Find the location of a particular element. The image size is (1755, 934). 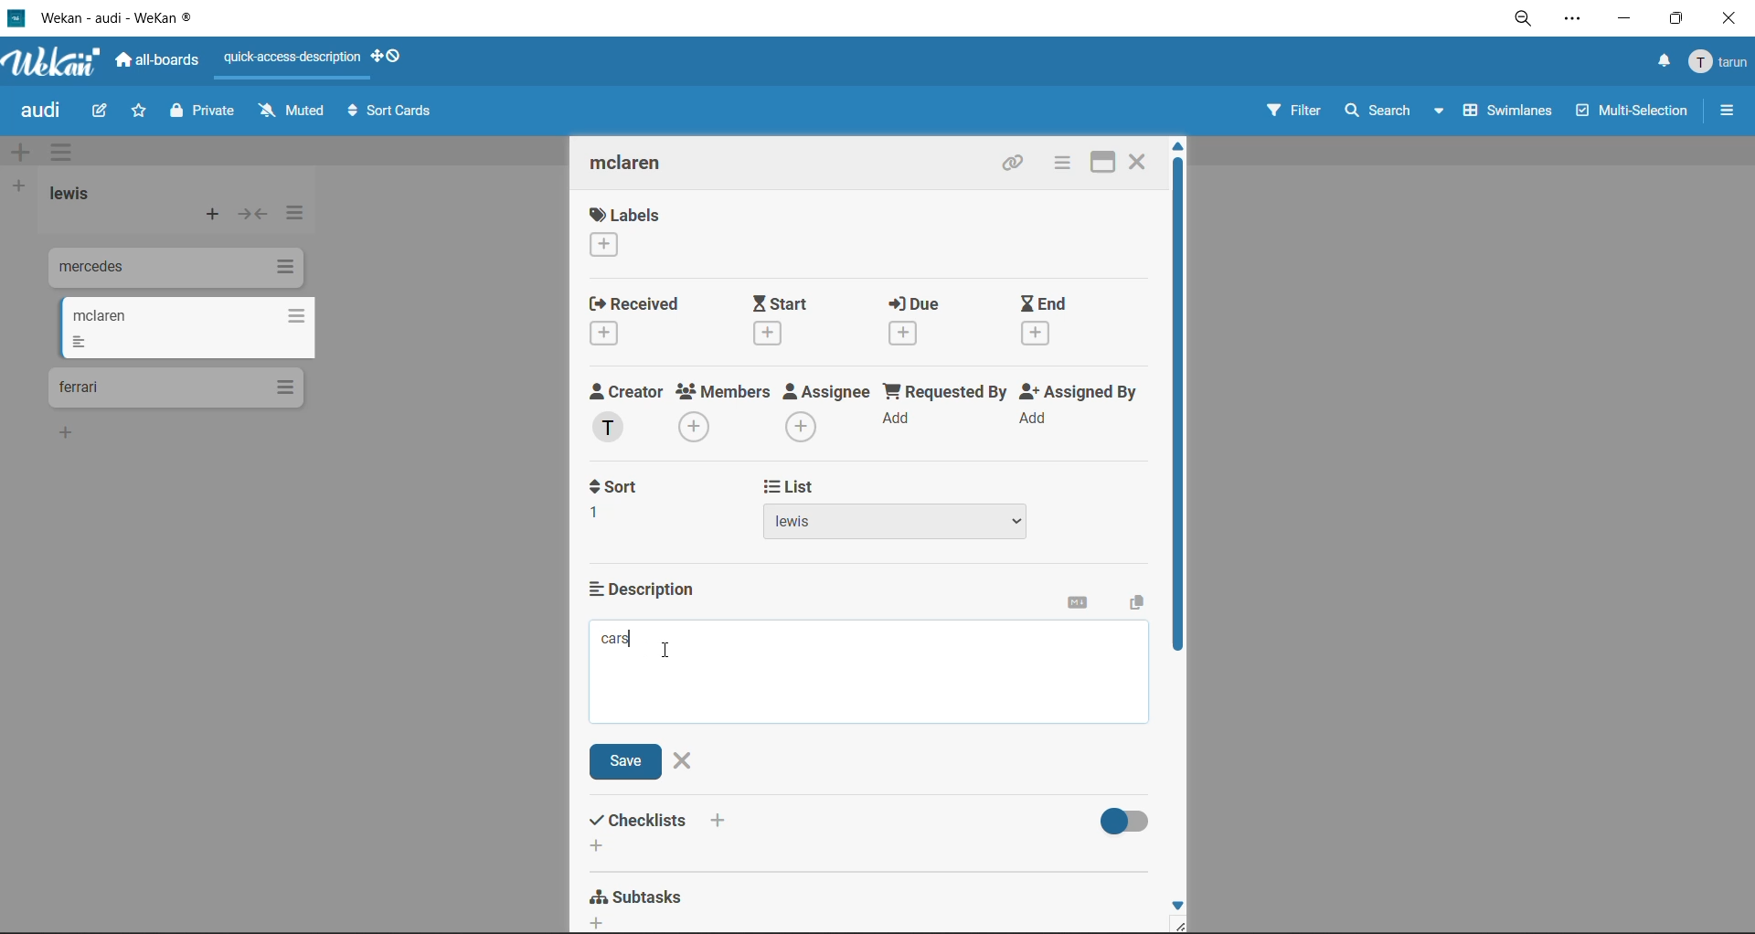

close is located at coordinates (1139, 160).